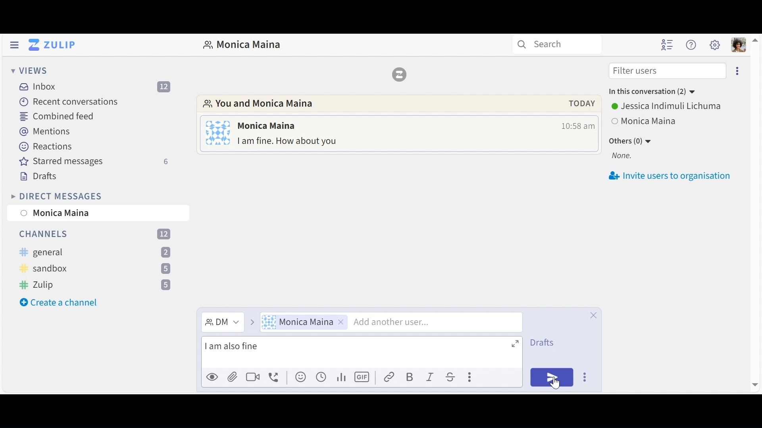 The width and height of the screenshot is (762, 428). What do you see at coordinates (97, 234) in the screenshot?
I see `Channels` at bounding box center [97, 234].